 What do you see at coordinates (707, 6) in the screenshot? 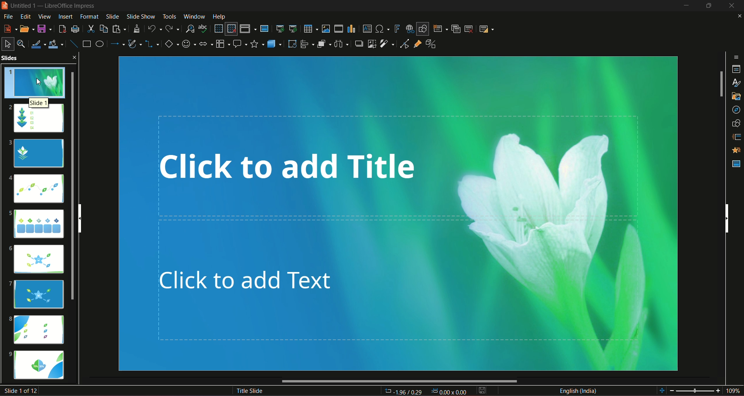
I see `hide` at bounding box center [707, 6].